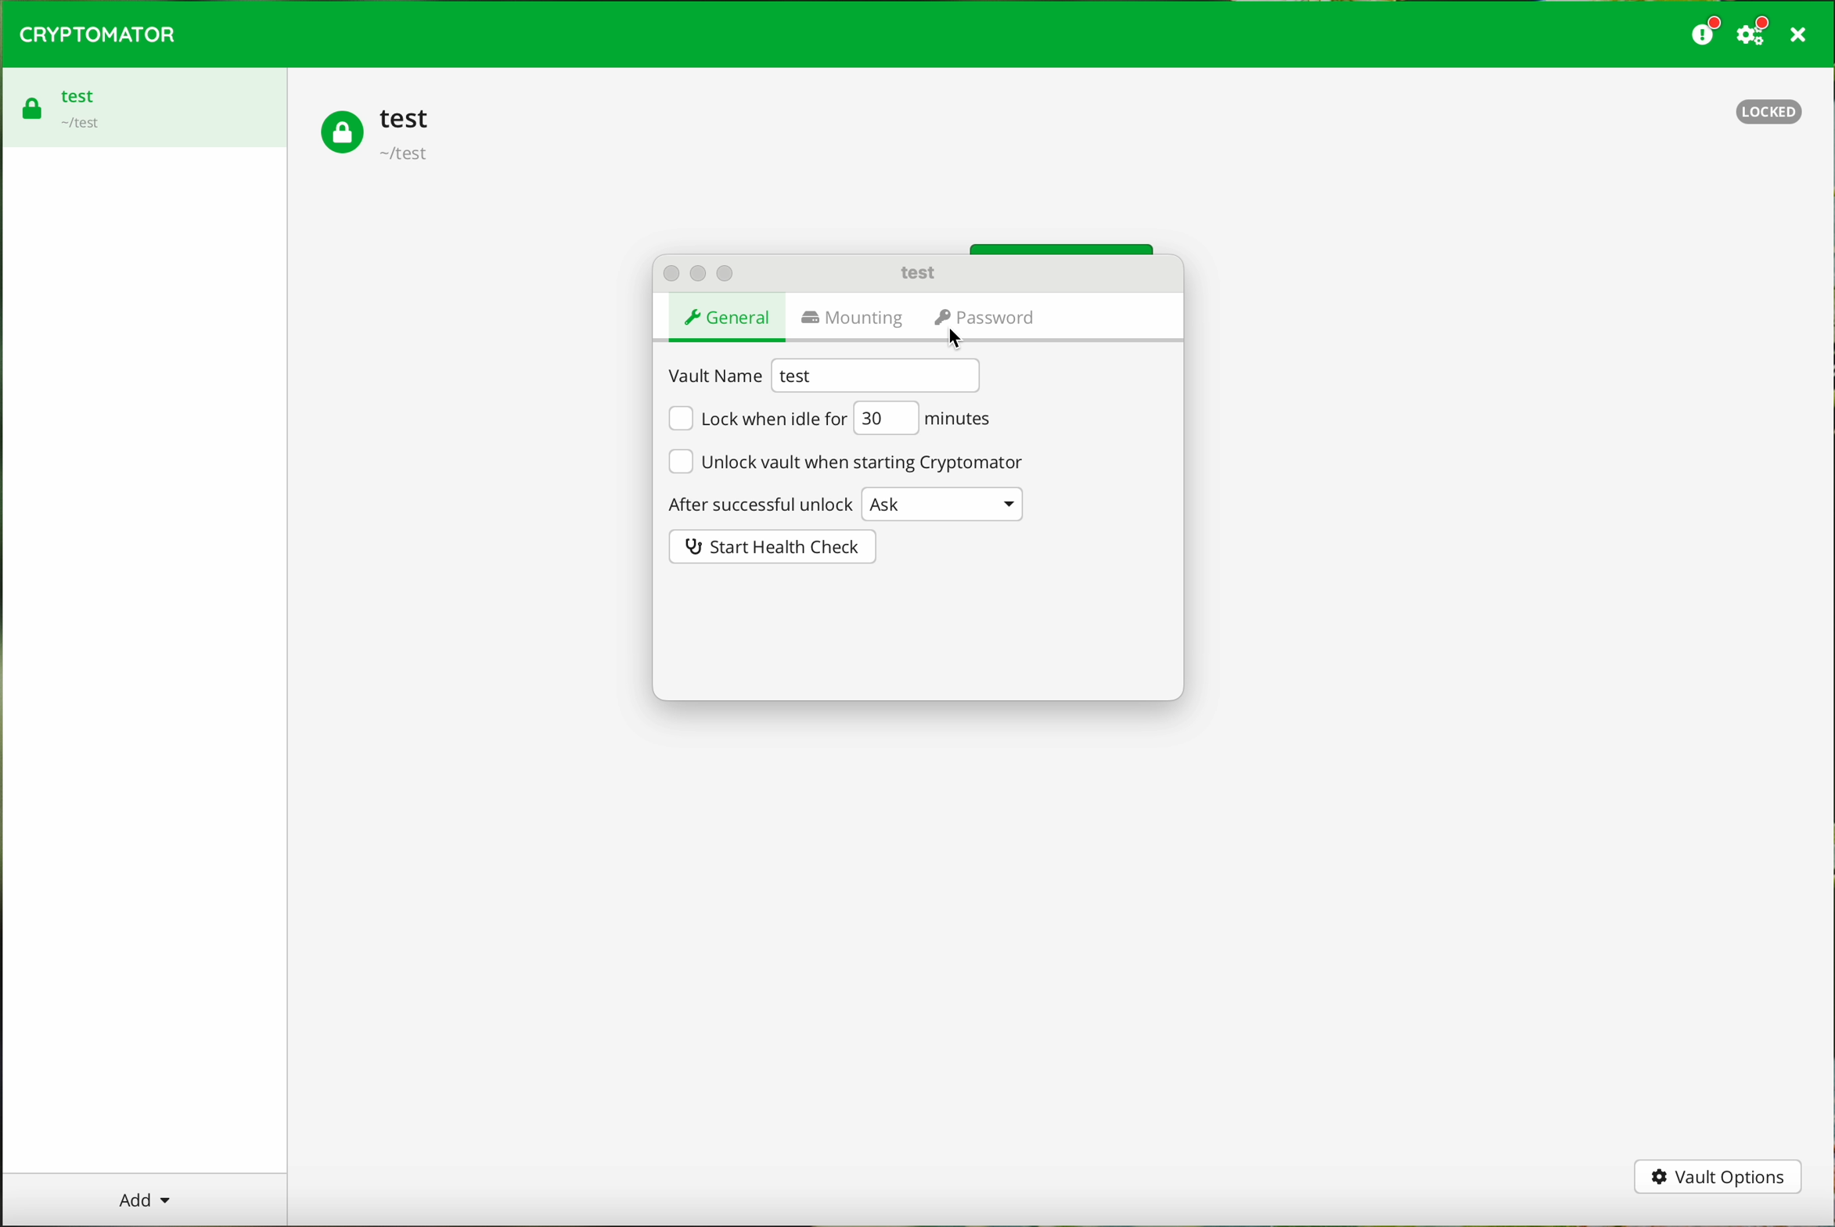  I want to click on test vault, so click(67, 103).